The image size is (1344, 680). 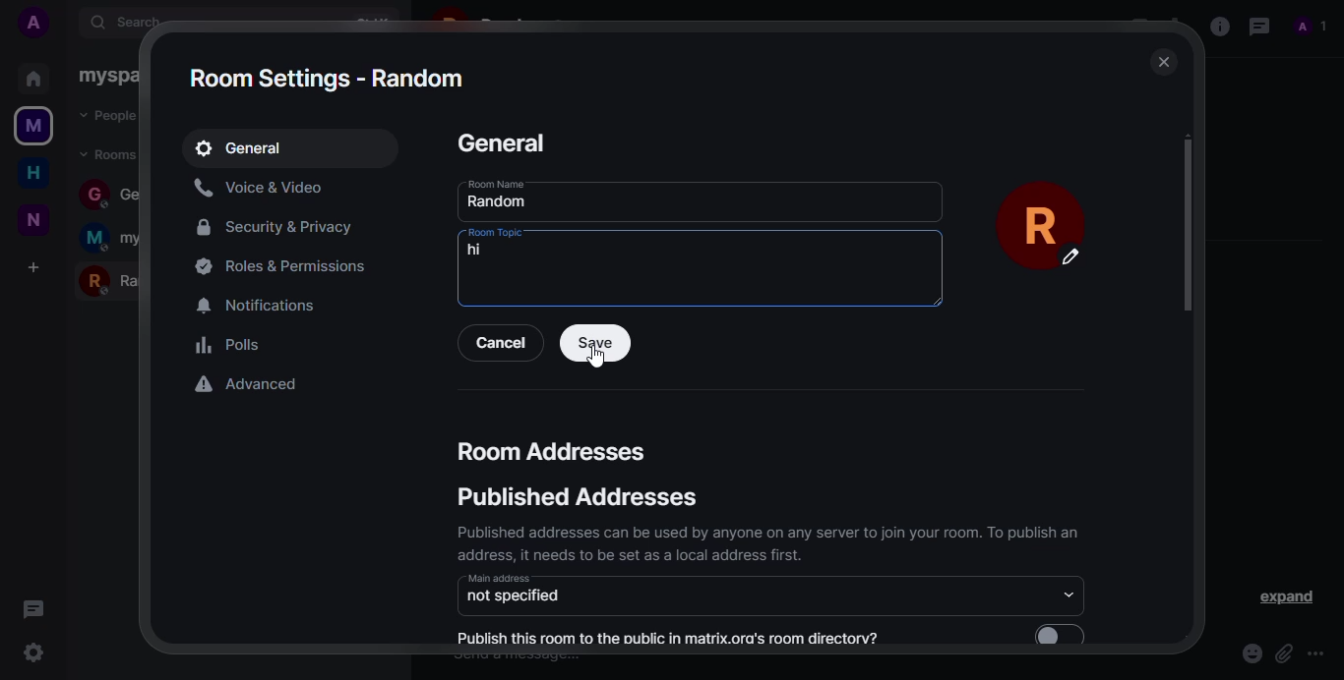 What do you see at coordinates (760, 547) in the screenshot?
I see `Published addresses can be used by anyone on any server to join your room. 1o publish an
address, it needs to be set as a local address first.` at bounding box center [760, 547].